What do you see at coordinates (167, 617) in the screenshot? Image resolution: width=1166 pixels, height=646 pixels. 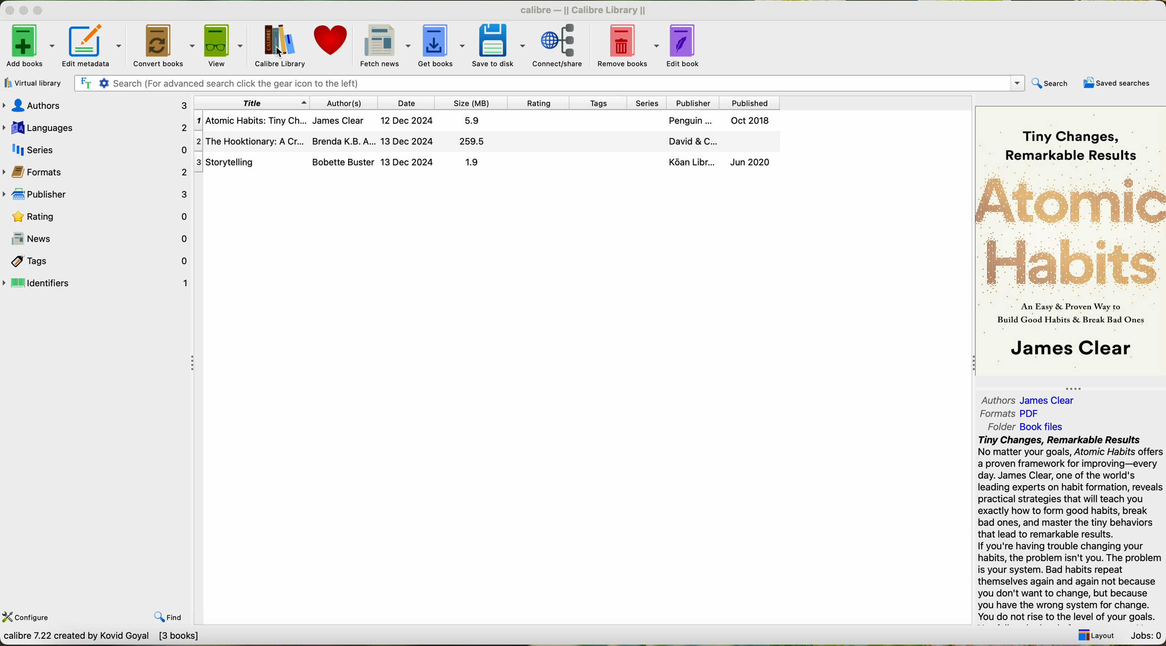 I see `find` at bounding box center [167, 617].